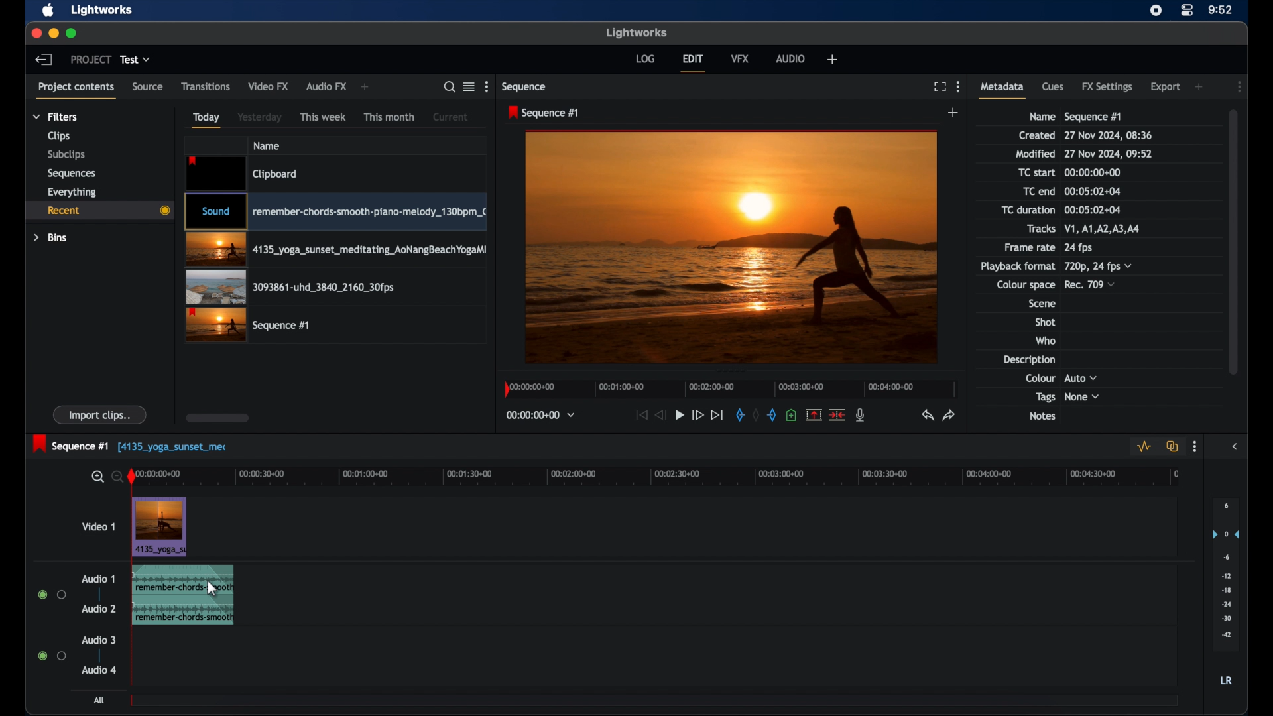 This screenshot has height=716, width=1273. Describe the element at coordinates (148, 86) in the screenshot. I see `source` at that location.